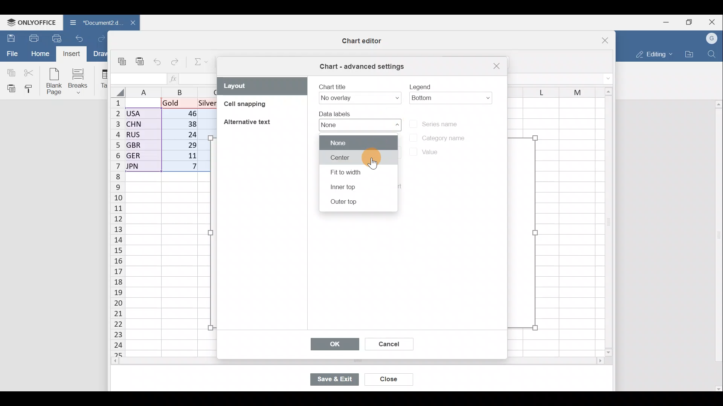 This screenshot has height=406, width=723. What do you see at coordinates (669, 21) in the screenshot?
I see `Minimize` at bounding box center [669, 21].